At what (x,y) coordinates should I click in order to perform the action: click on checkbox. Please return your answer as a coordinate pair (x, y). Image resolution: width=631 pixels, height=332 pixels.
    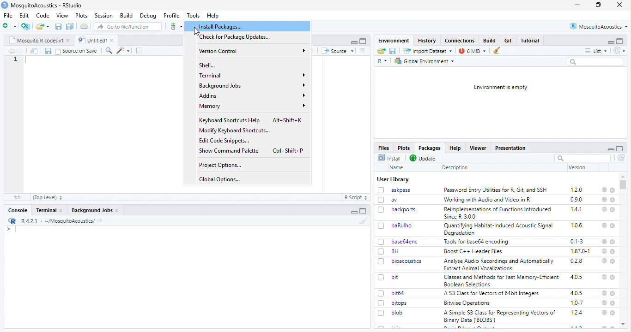
    Looking at the image, I should click on (58, 52).